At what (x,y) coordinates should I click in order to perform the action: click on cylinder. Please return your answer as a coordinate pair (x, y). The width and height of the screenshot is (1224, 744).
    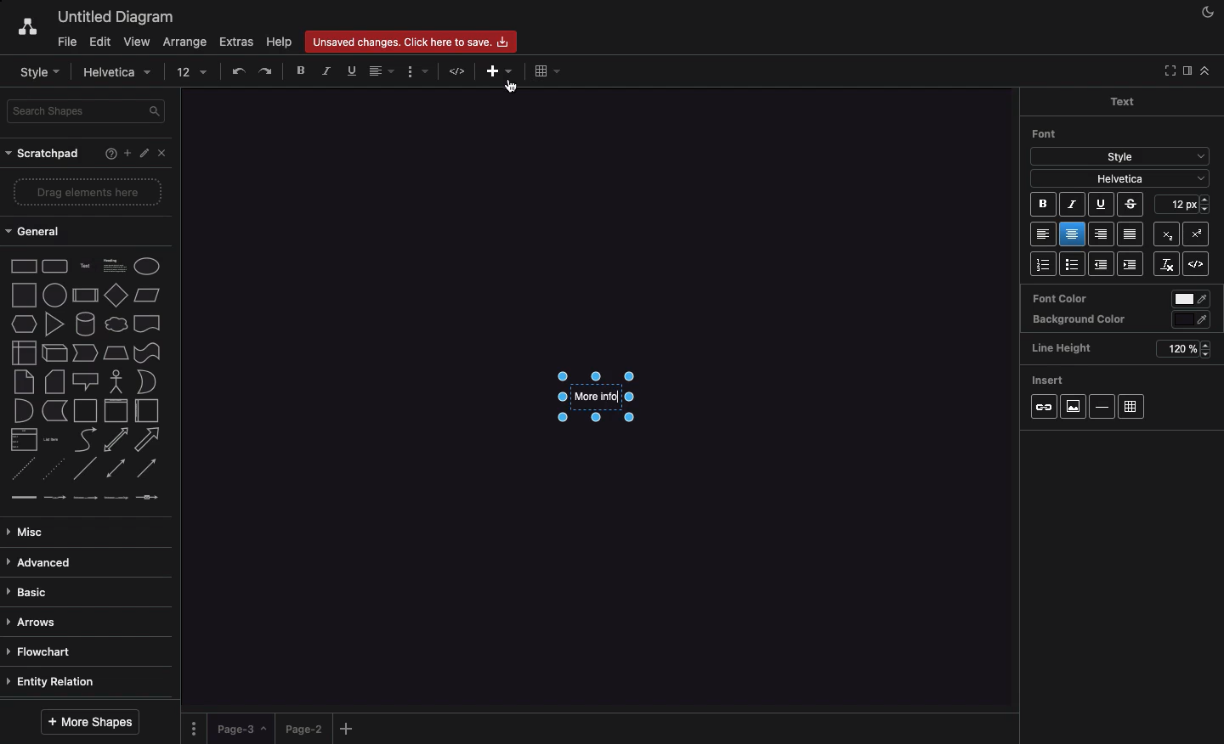
    Looking at the image, I should click on (86, 324).